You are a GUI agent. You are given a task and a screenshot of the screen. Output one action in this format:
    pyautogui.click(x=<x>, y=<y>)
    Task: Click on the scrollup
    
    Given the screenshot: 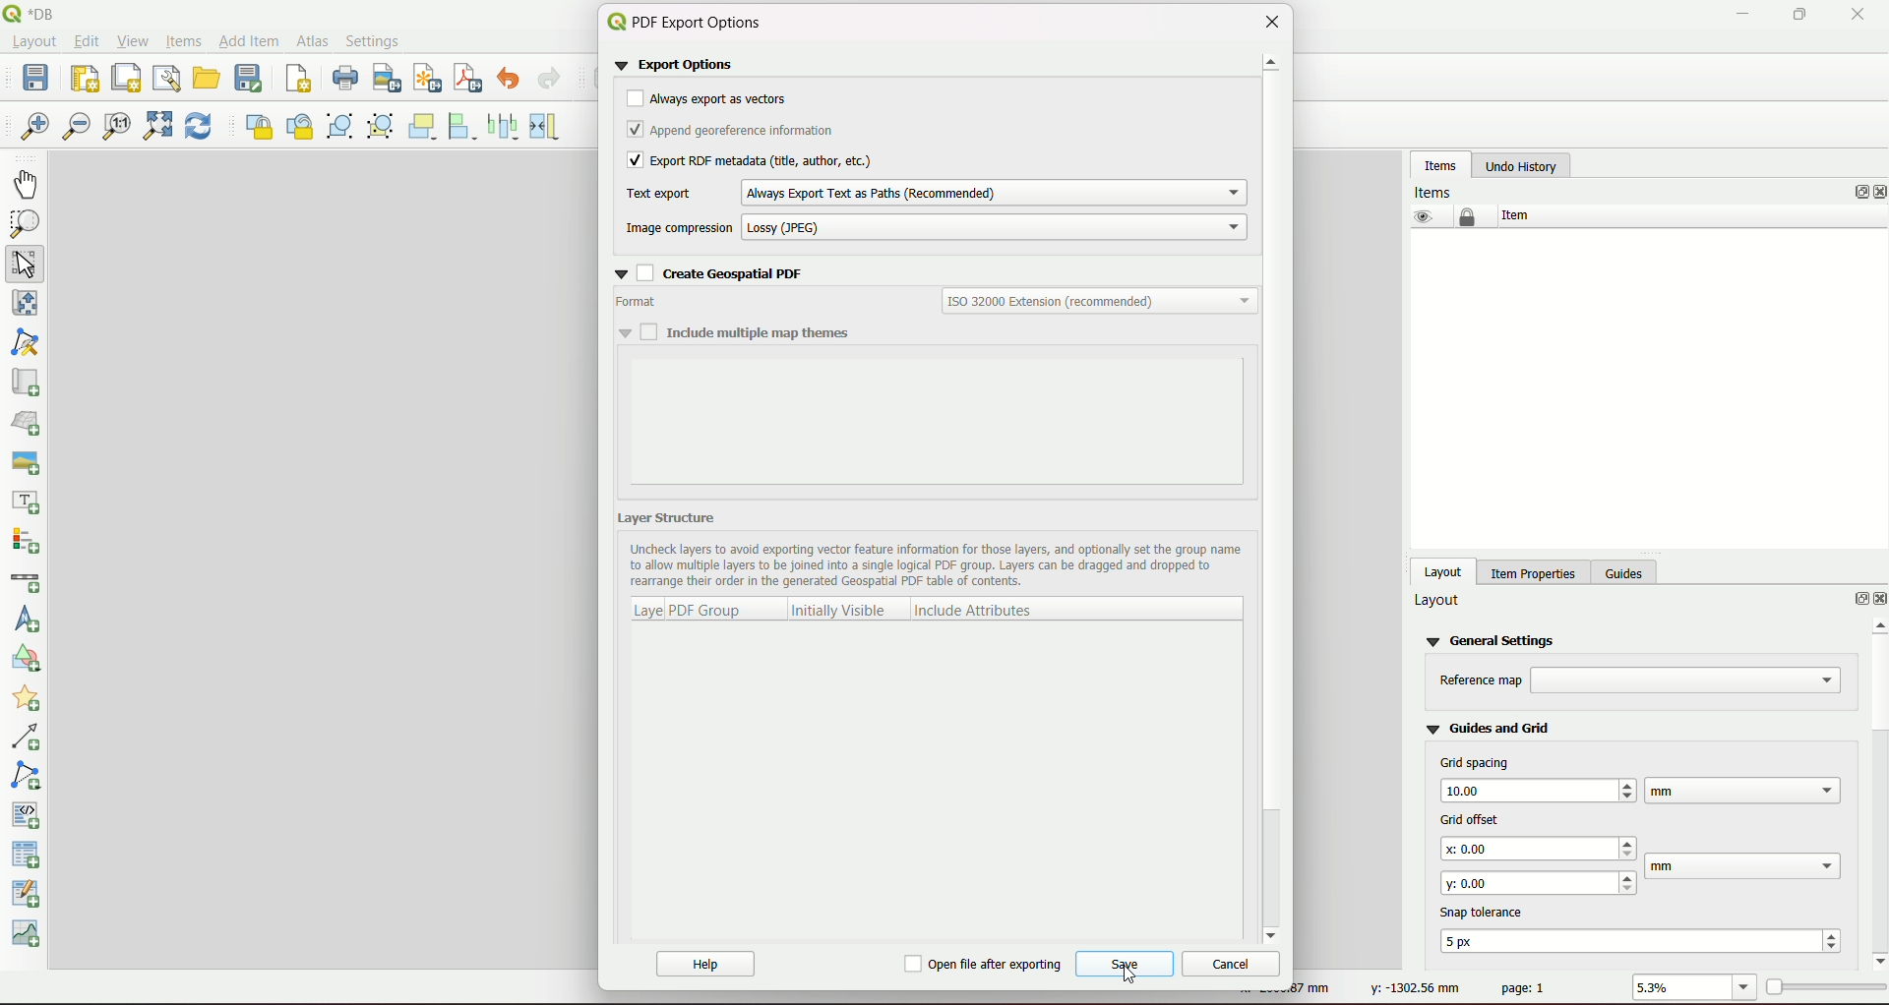 What is the action you would take?
    pyautogui.click(x=1272, y=65)
    